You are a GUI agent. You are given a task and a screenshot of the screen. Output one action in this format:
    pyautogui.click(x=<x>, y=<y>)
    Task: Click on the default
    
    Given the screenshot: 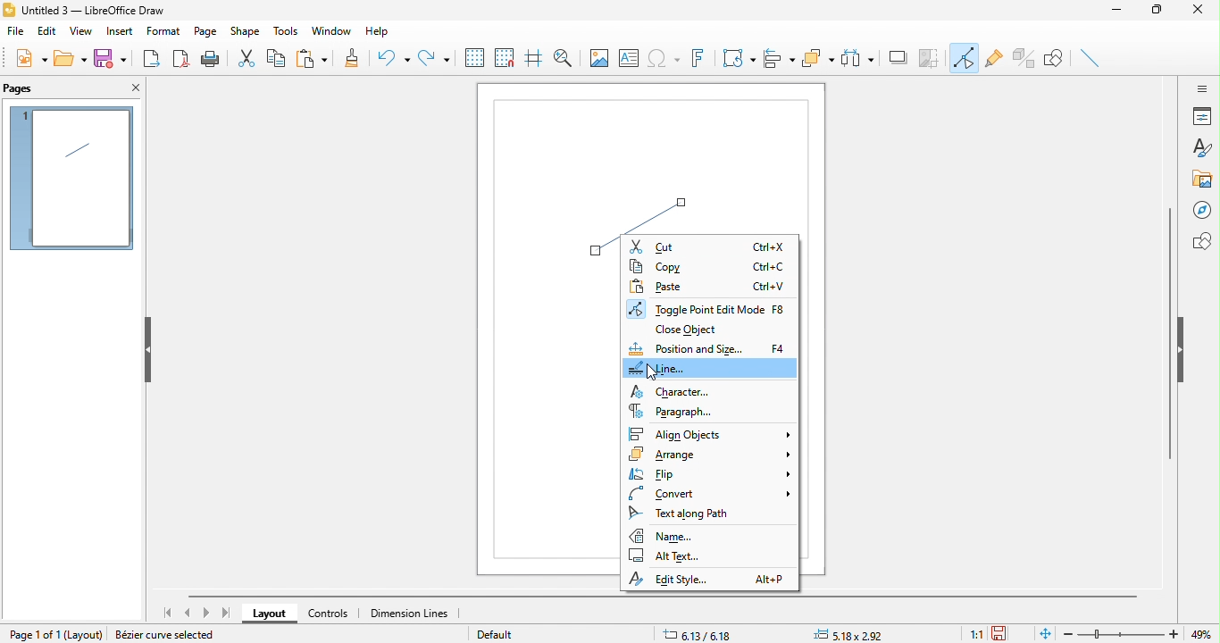 What is the action you would take?
    pyautogui.click(x=516, y=635)
    